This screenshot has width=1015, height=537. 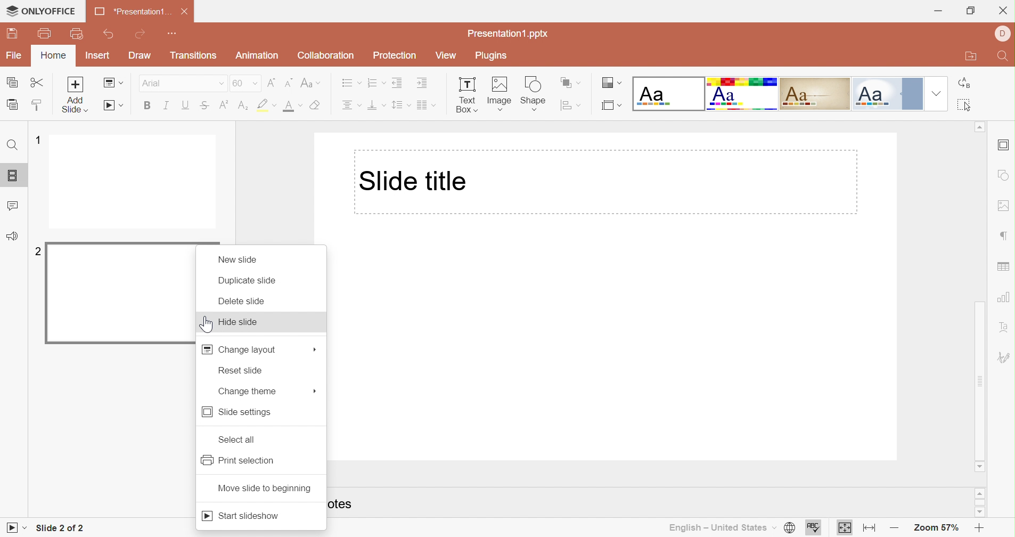 What do you see at coordinates (667, 94) in the screenshot?
I see `Blank` at bounding box center [667, 94].